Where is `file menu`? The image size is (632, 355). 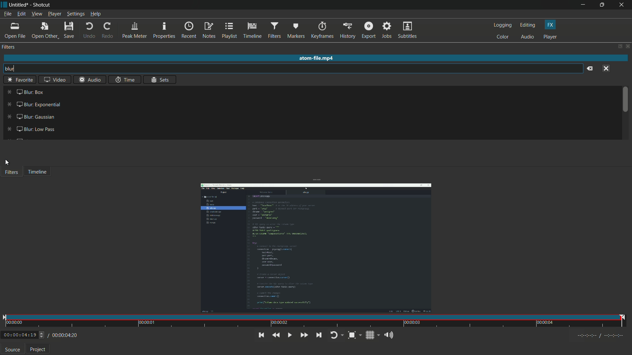
file menu is located at coordinates (8, 15).